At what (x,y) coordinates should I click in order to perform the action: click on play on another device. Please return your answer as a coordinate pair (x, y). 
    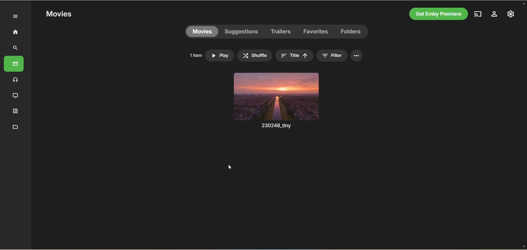
    Looking at the image, I should click on (477, 14).